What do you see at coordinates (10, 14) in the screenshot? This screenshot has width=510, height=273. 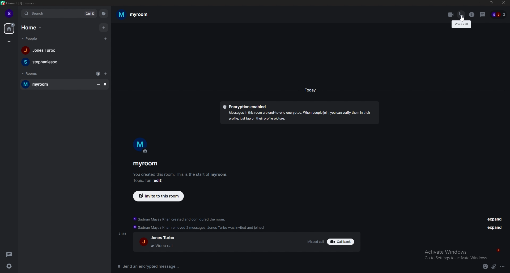 I see `profile` at bounding box center [10, 14].